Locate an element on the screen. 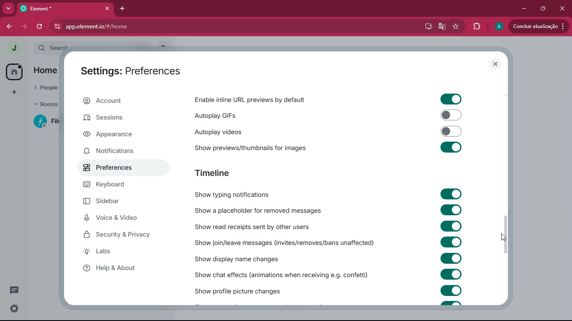 This screenshot has height=321, width=572. home is located at coordinates (45, 71).